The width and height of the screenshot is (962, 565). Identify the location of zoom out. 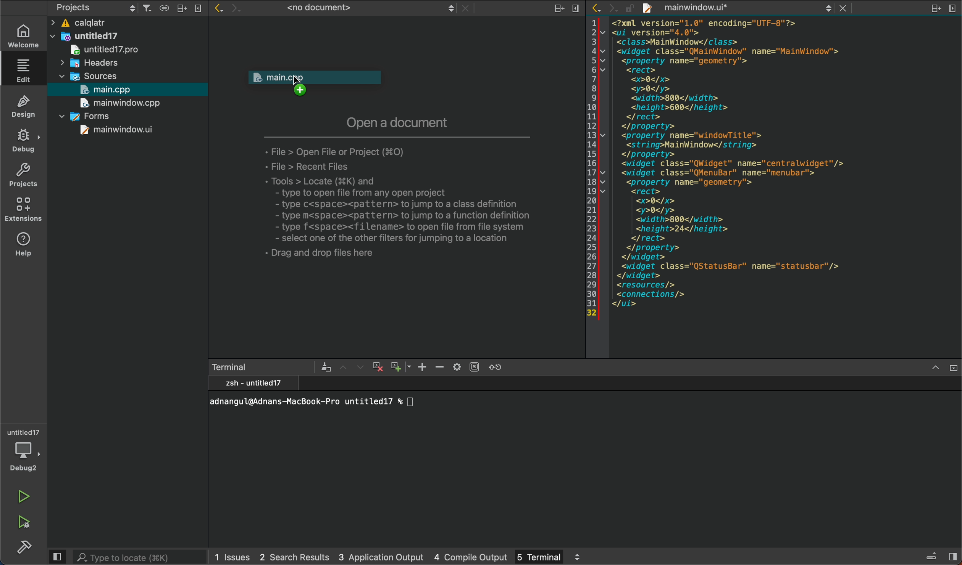
(400, 366).